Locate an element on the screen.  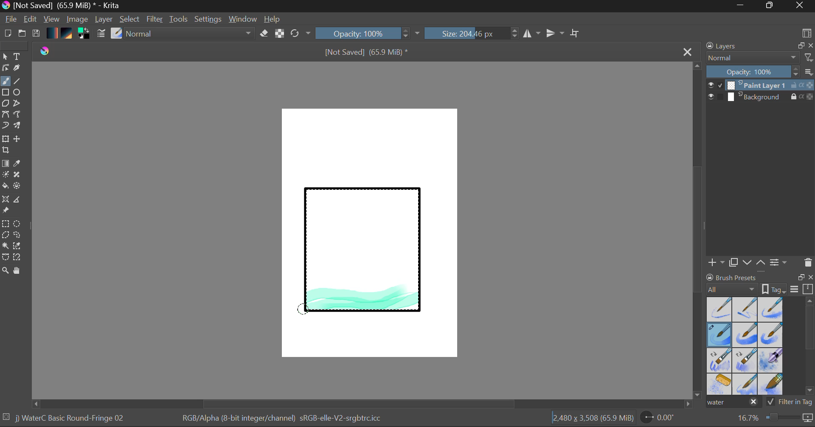
Rectangle is located at coordinates (6, 93).